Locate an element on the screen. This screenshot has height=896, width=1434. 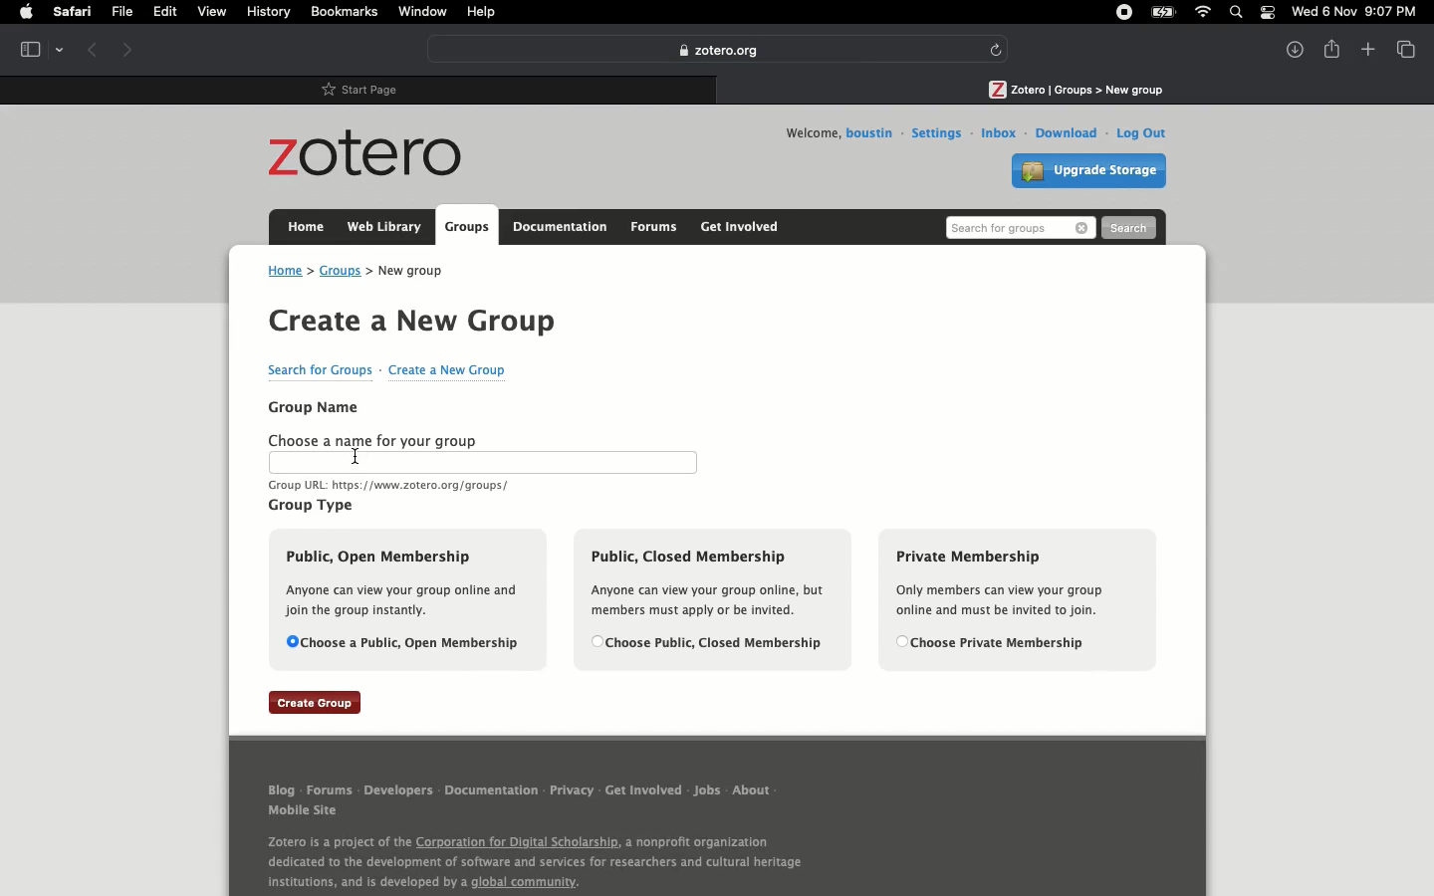
Text bar is located at coordinates (482, 464).